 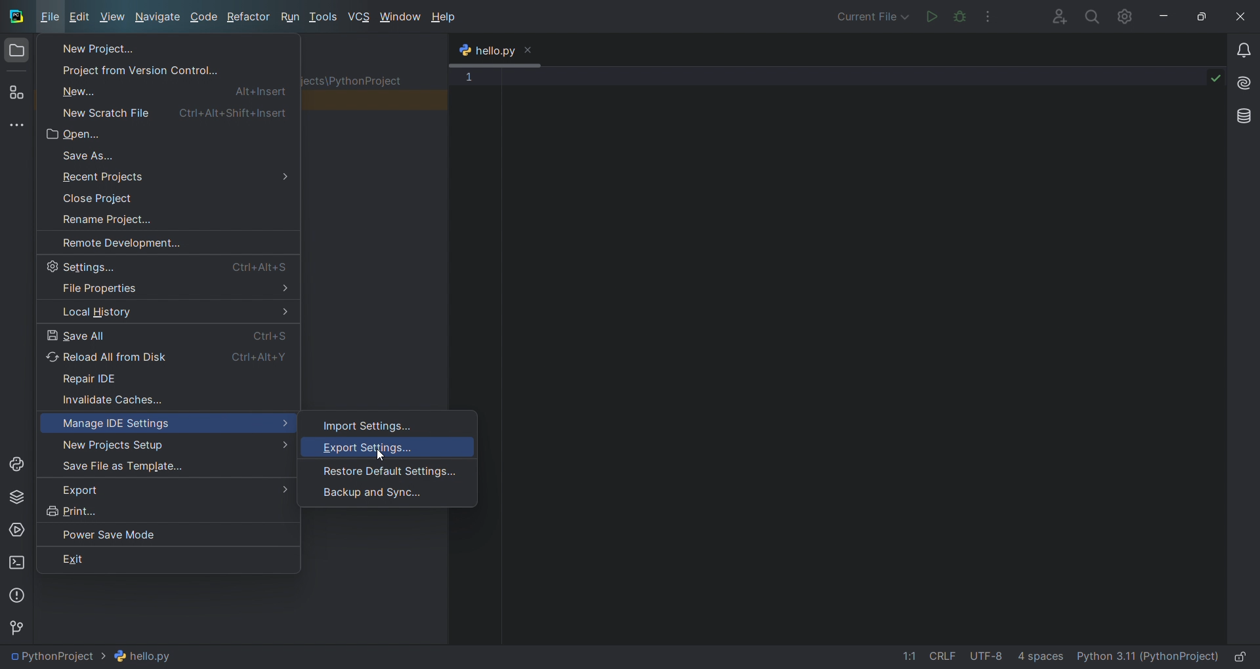 What do you see at coordinates (324, 18) in the screenshot?
I see `tools` at bounding box center [324, 18].